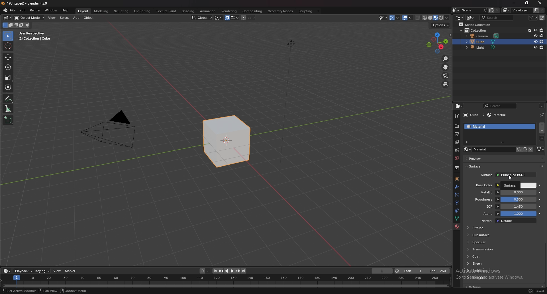  What do you see at coordinates (15, 26) in the screenshot?
I see `mode` at bounding box center [15, 26].